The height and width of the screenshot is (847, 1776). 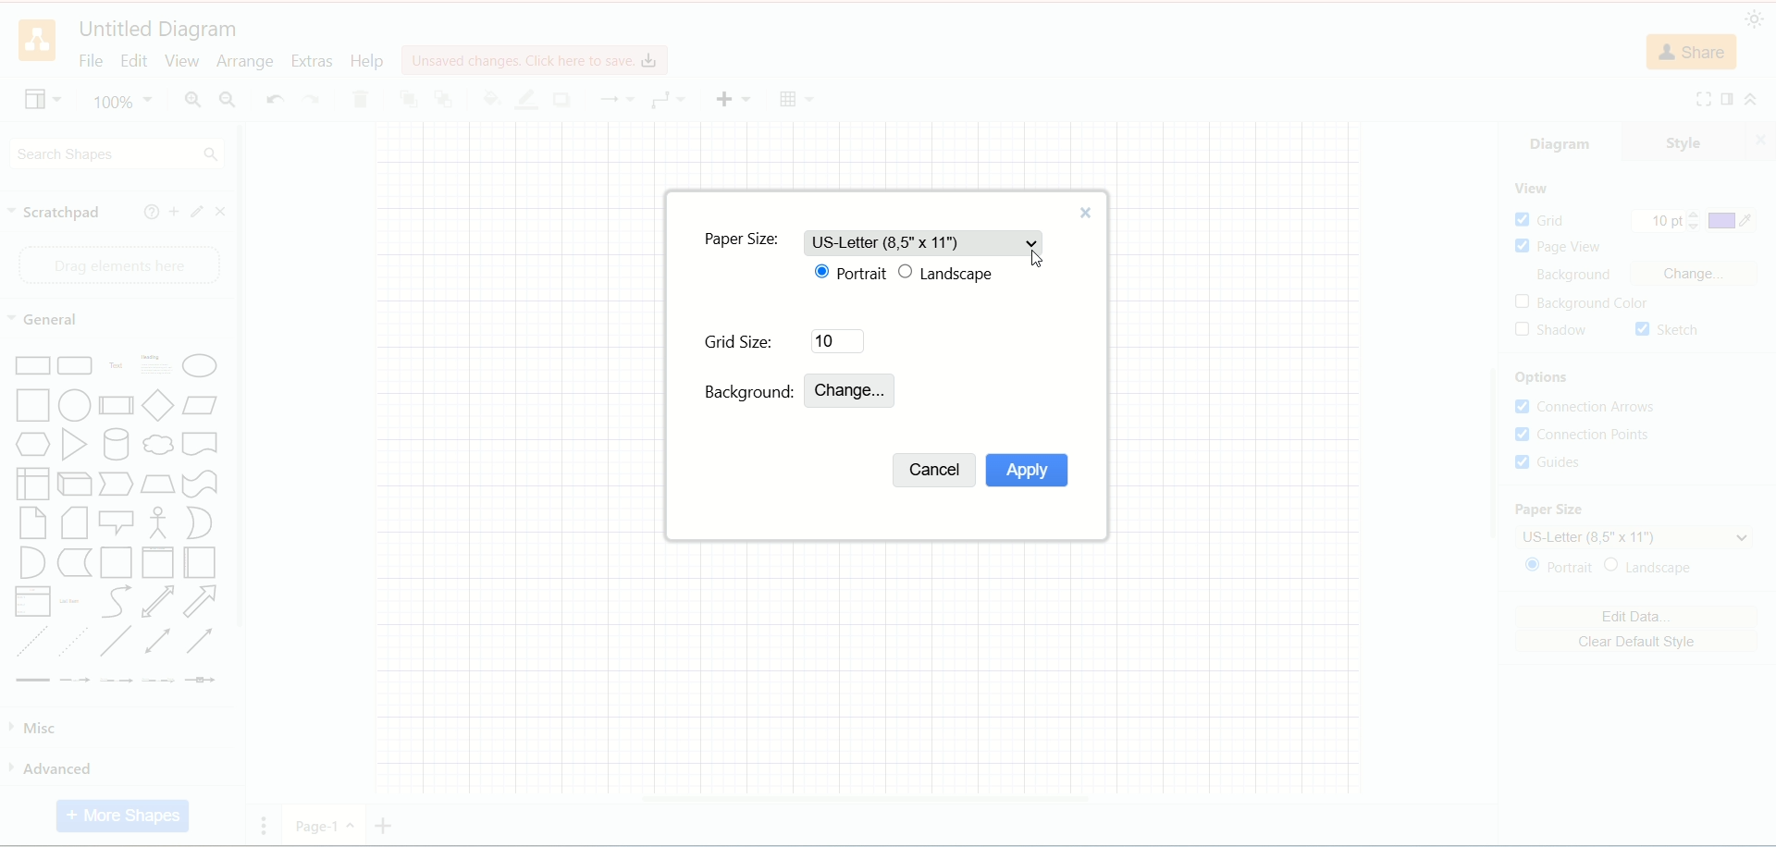 What do you see at coordinates (240, 484) in the screenshot?
I see `vertical scroll bar` at bounding box center [240, 484].